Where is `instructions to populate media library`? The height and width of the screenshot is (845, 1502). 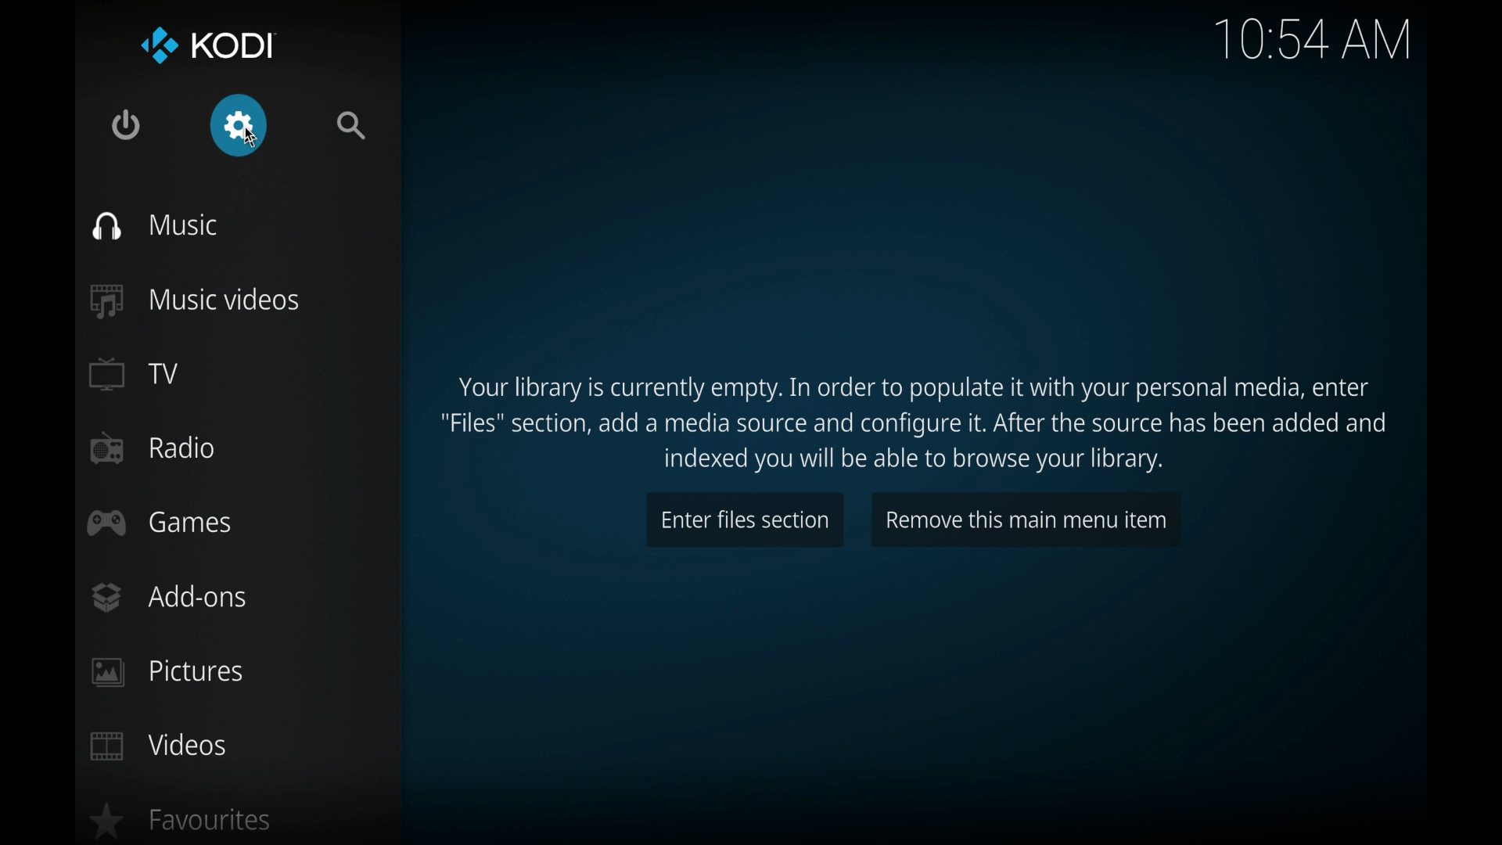 instructions to populate media library is located at coordinates (911, 425).